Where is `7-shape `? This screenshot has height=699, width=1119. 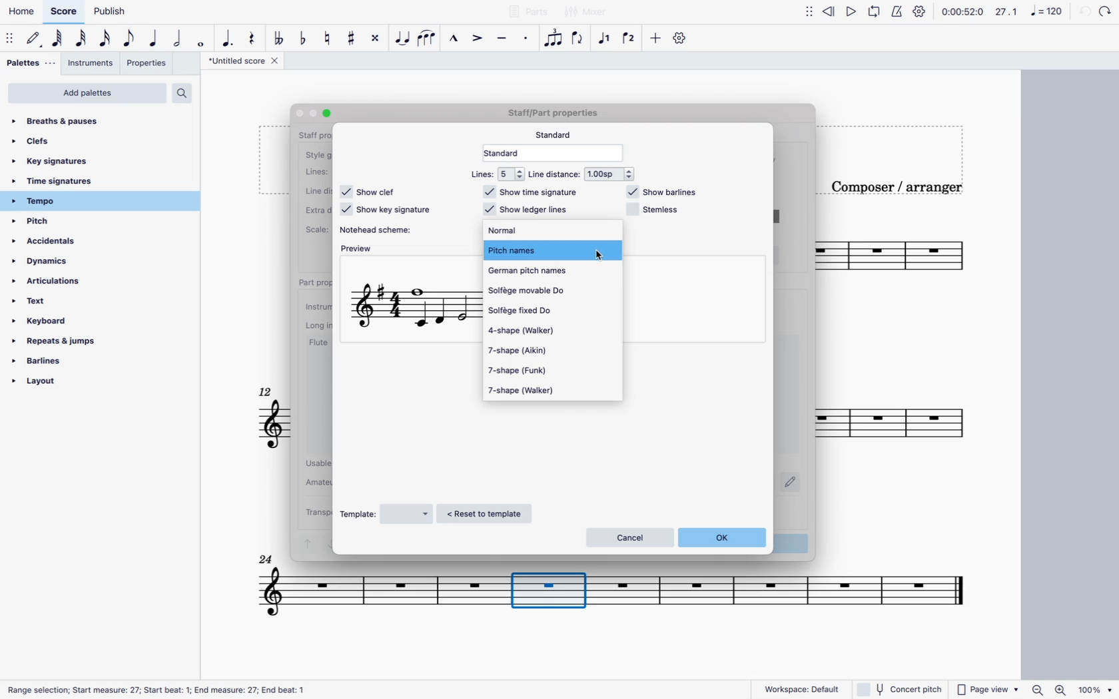 7-shape  is located at coordinates (532, 351).